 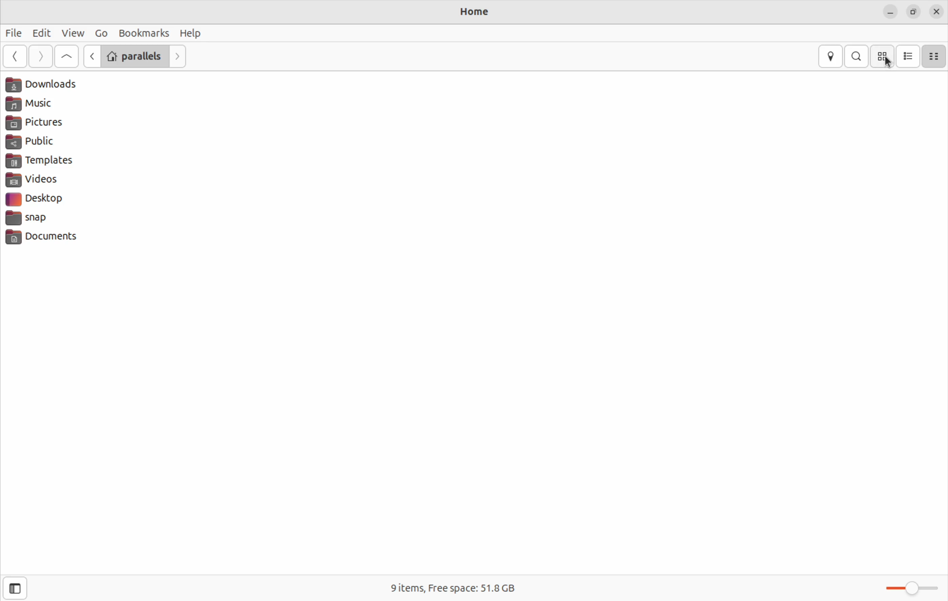 What do you see at coordinates (191, 33) in the screenshot?
I see `Help` at bounding box center [191, 33].